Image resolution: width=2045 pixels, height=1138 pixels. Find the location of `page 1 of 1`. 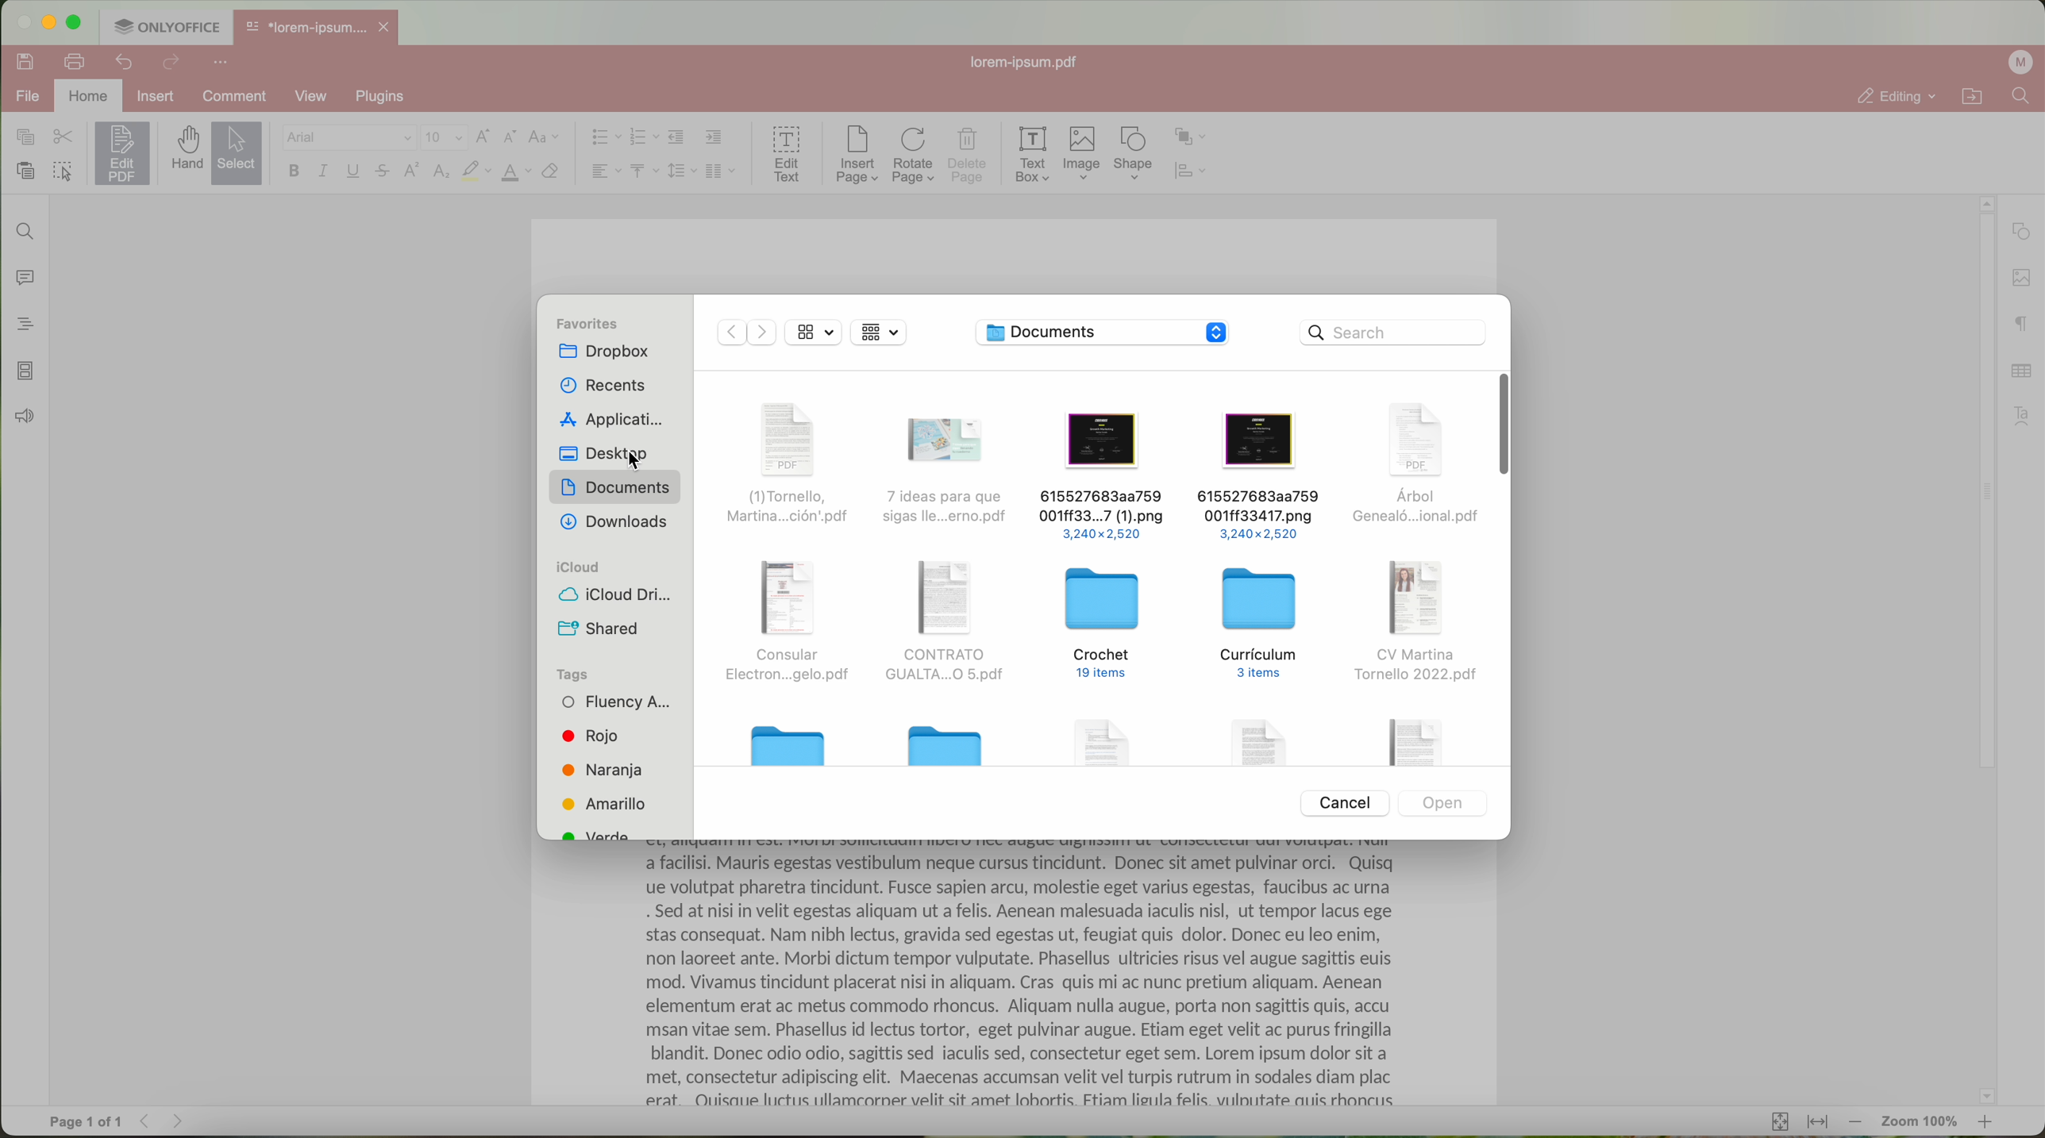

page 1 of 1 is located at coordinates (86, 1122).